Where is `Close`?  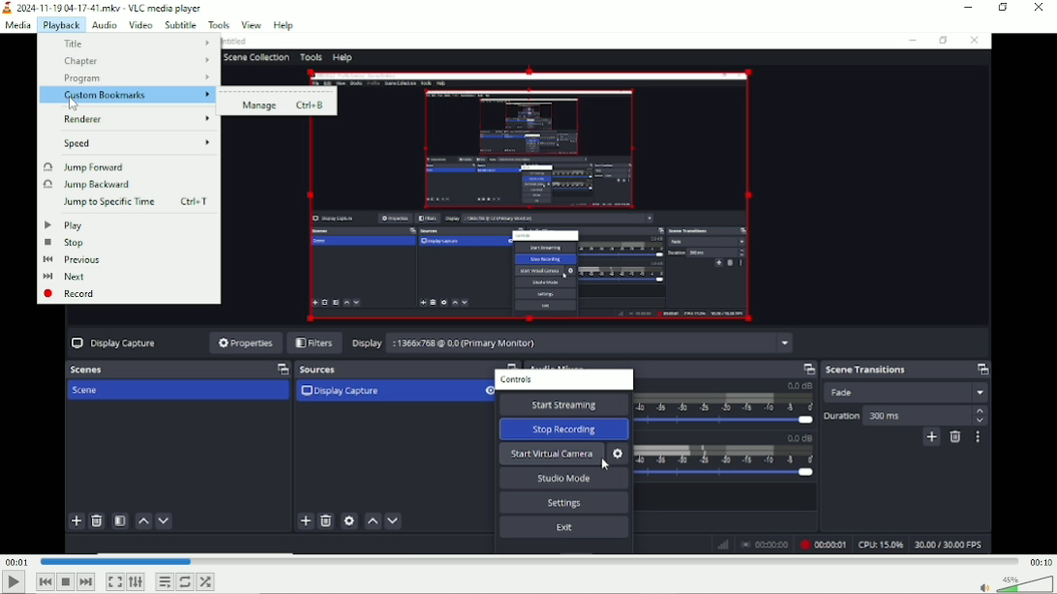 Close is located at coordinates (1039, 9).